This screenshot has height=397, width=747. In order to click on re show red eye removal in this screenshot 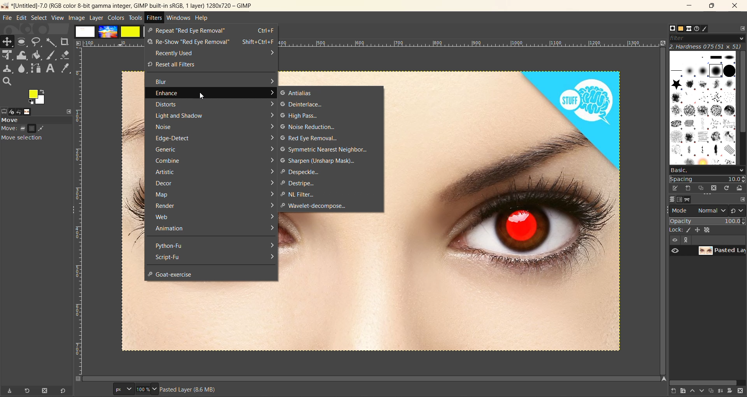, I will do `click(210, 42)`.